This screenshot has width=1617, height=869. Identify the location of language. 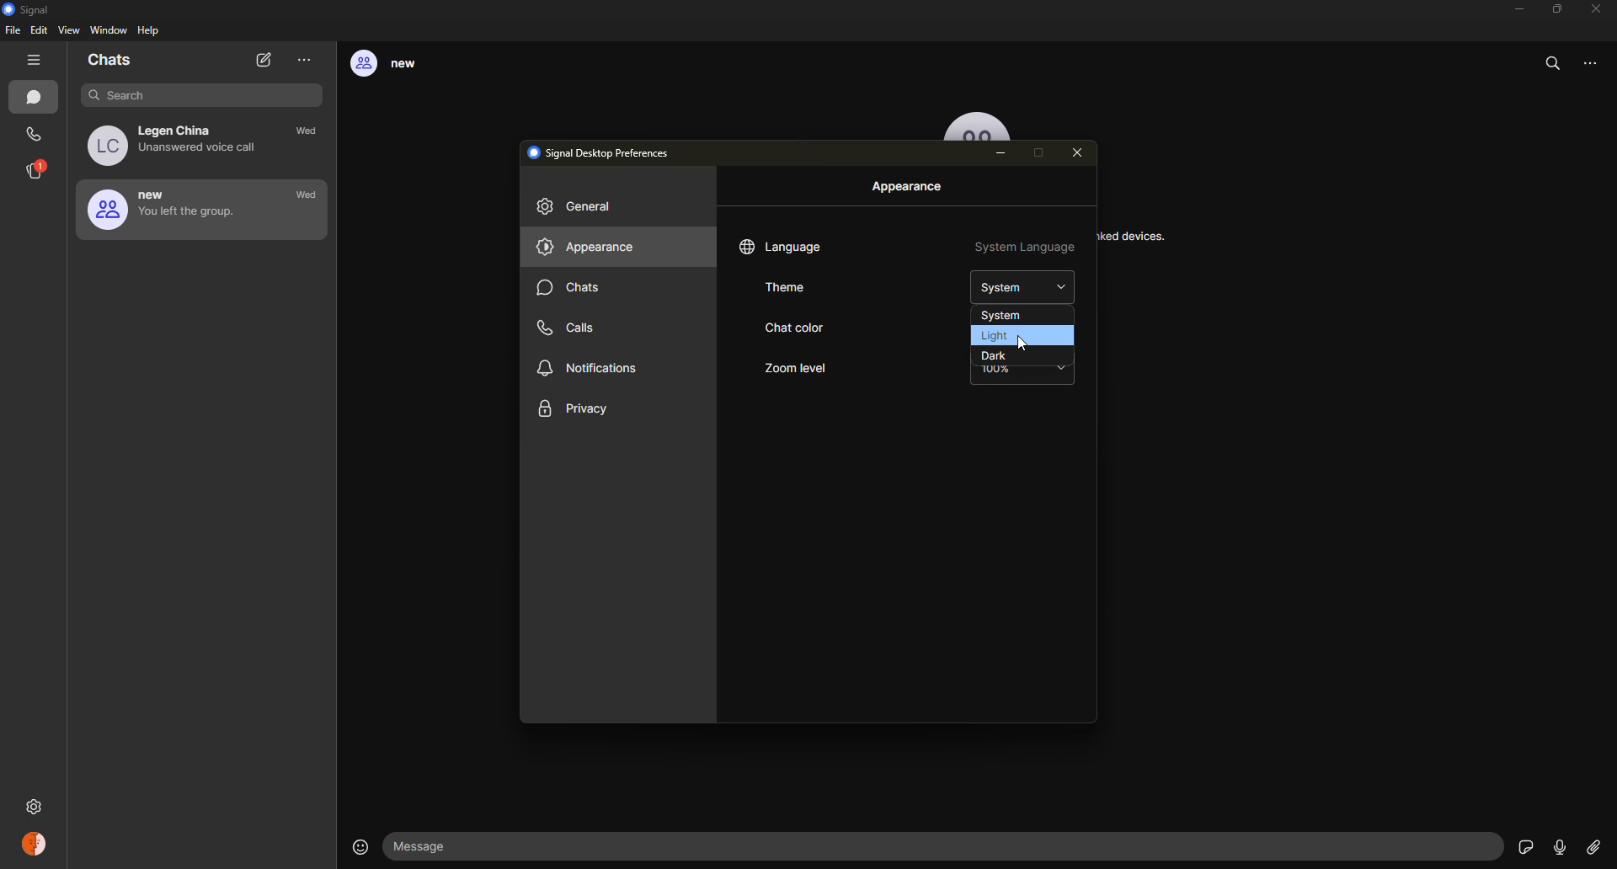
(783, 247).